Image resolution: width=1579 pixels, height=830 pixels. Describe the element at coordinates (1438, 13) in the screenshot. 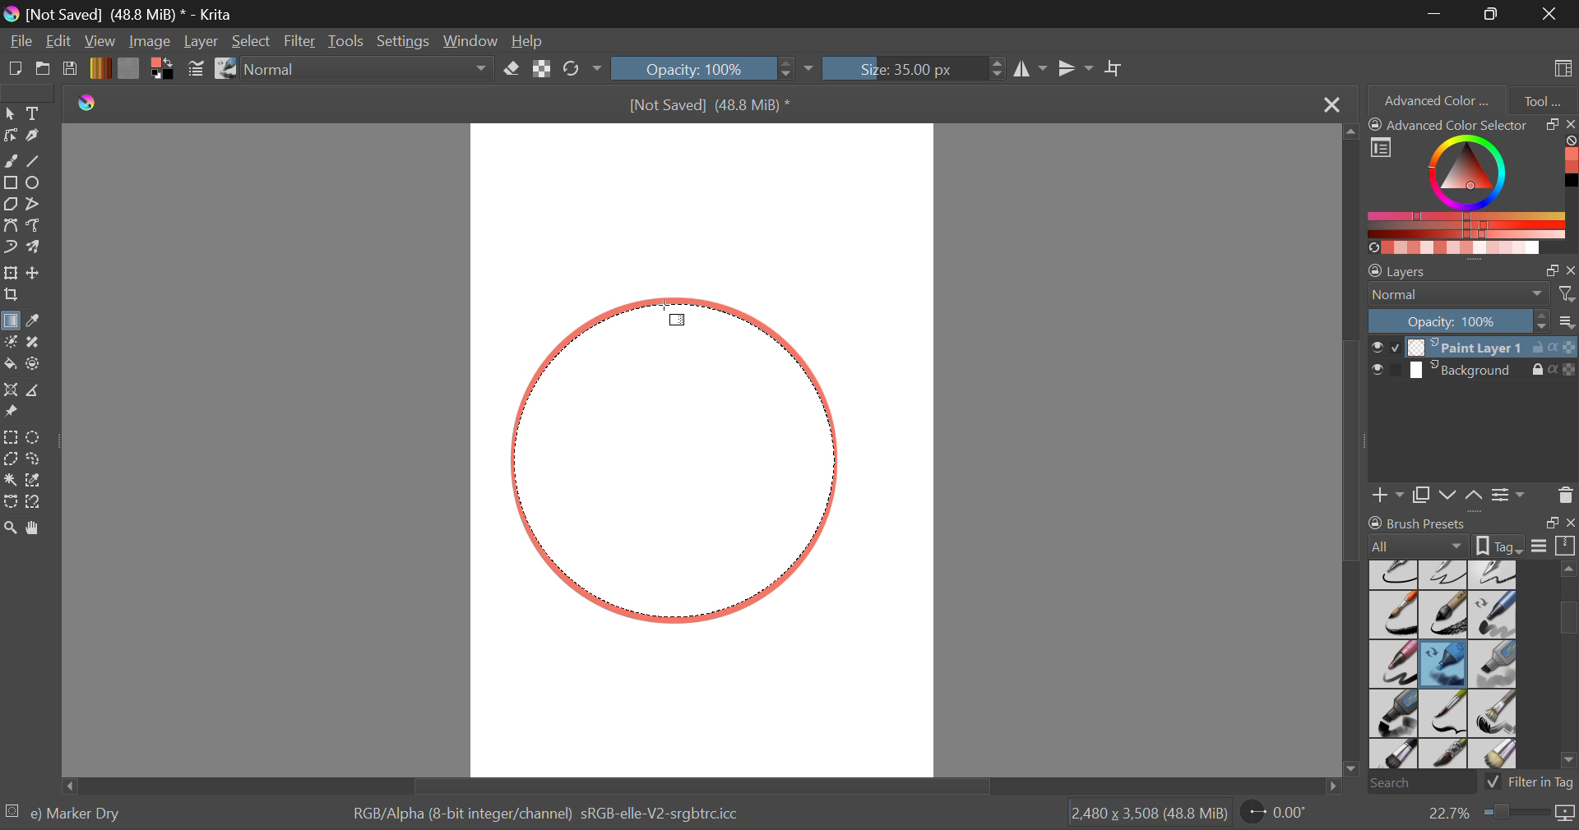

I see `Restore Down` at that location.